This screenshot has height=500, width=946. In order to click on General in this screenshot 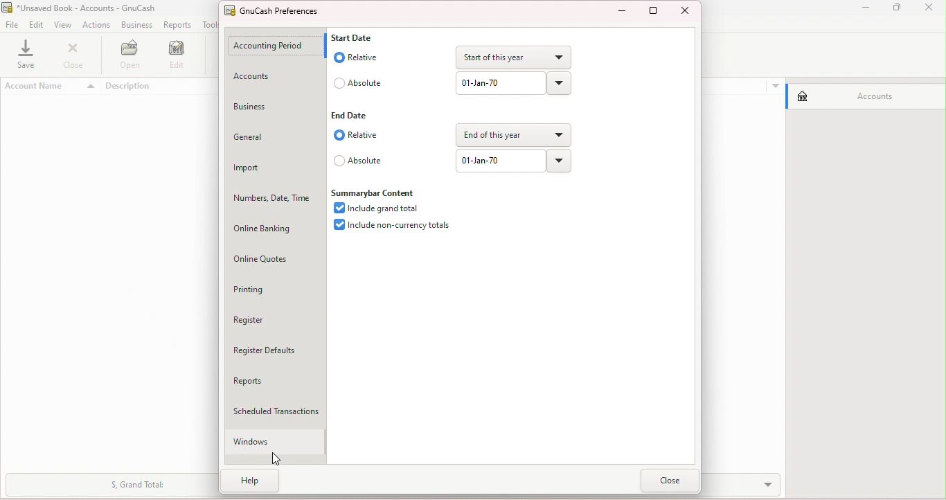, I will do `click(276, 134)`.